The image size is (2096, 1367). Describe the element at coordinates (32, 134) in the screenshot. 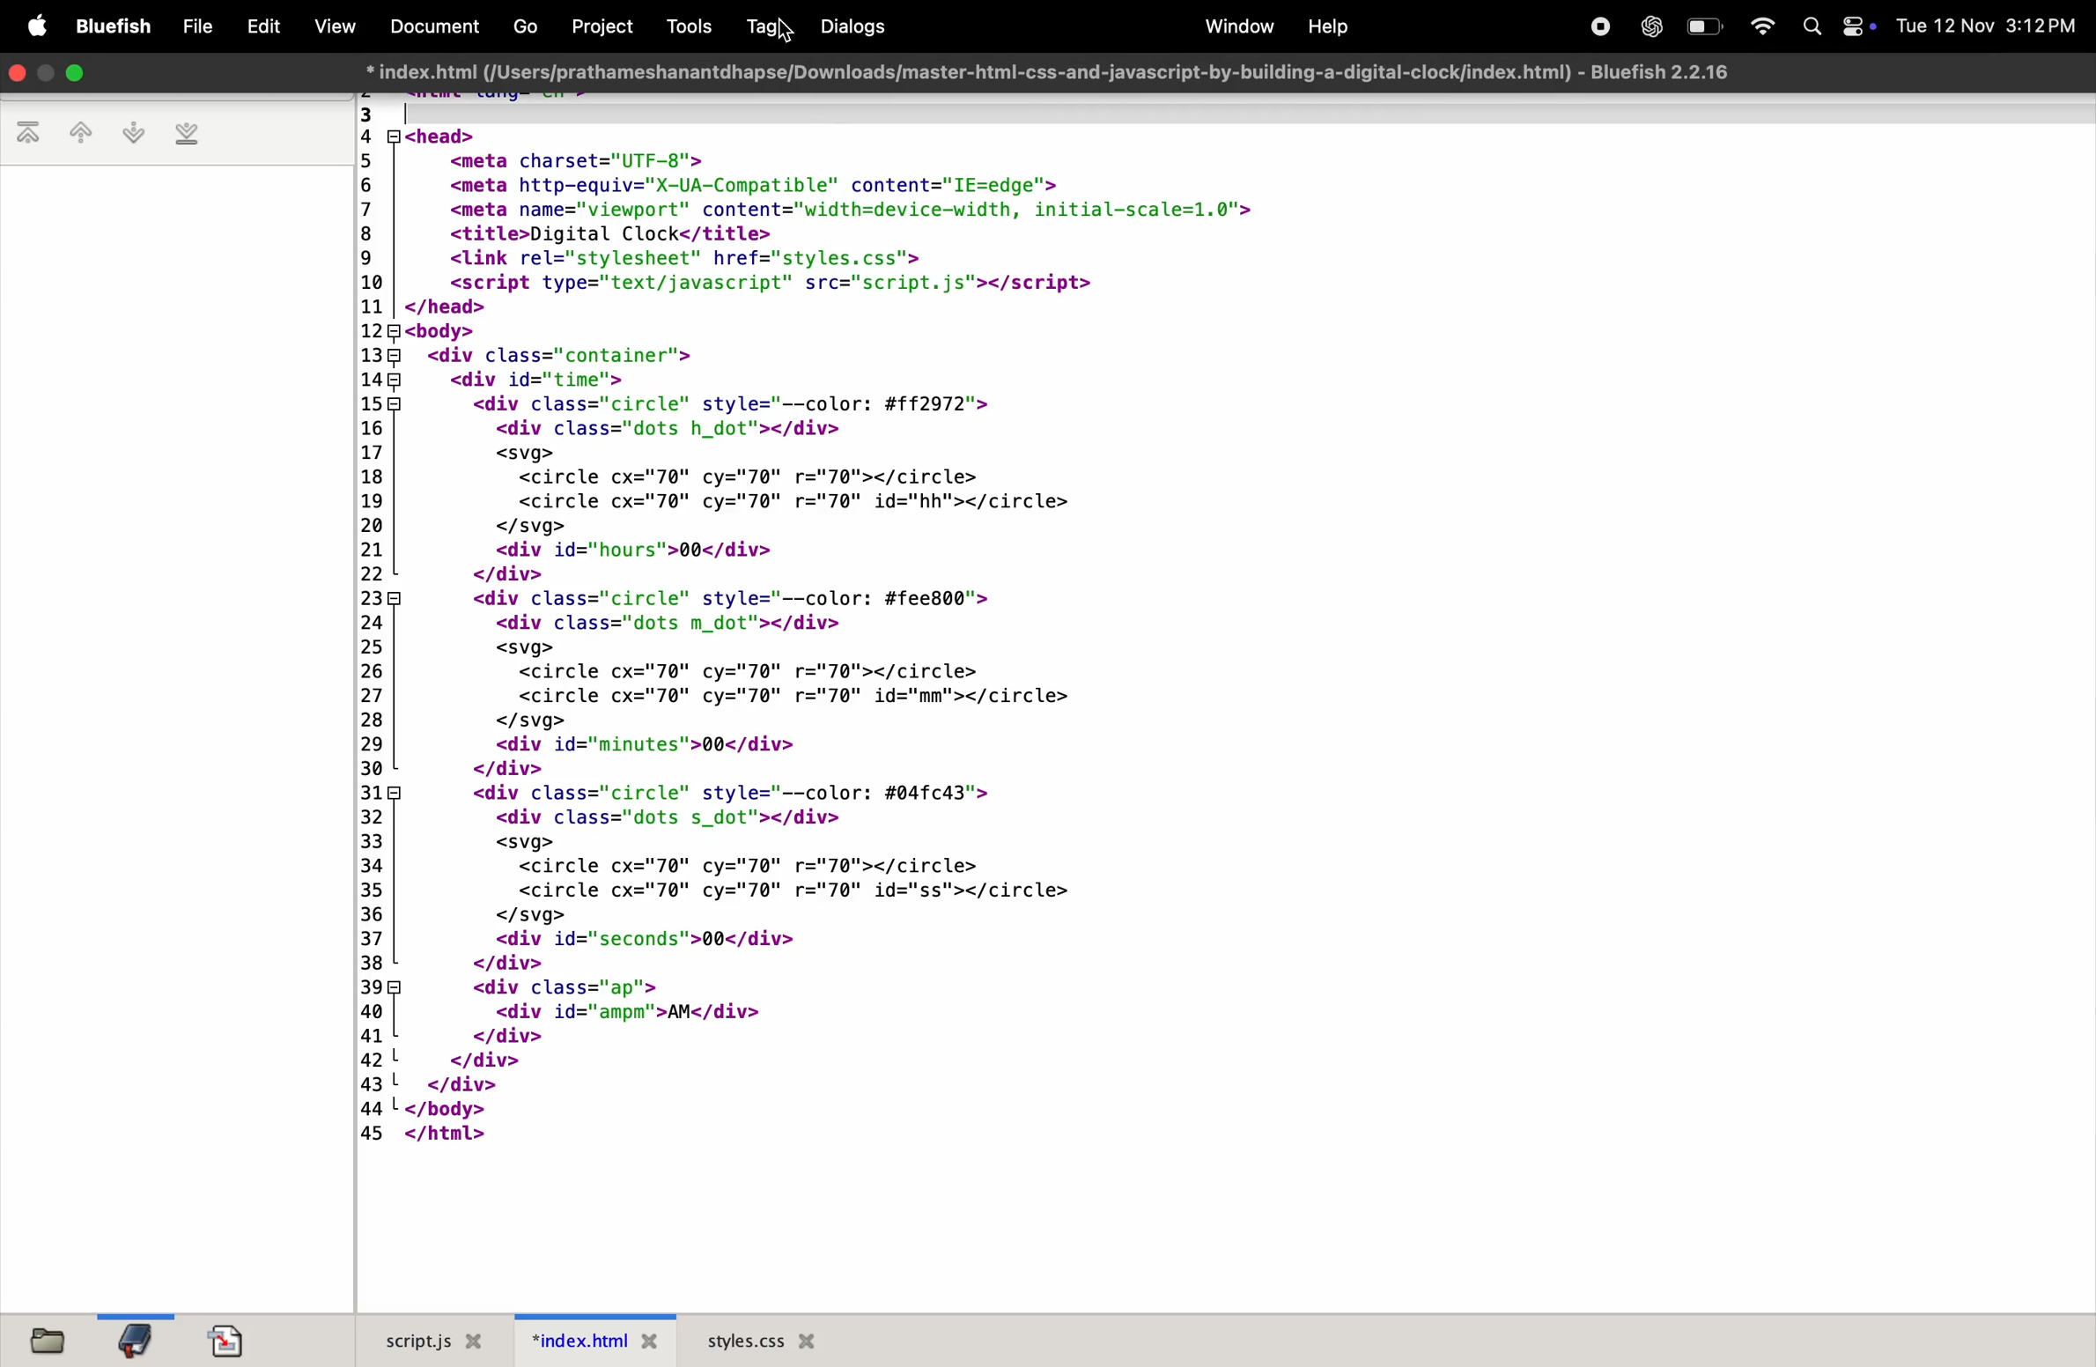

I see `first book mark` at that location.